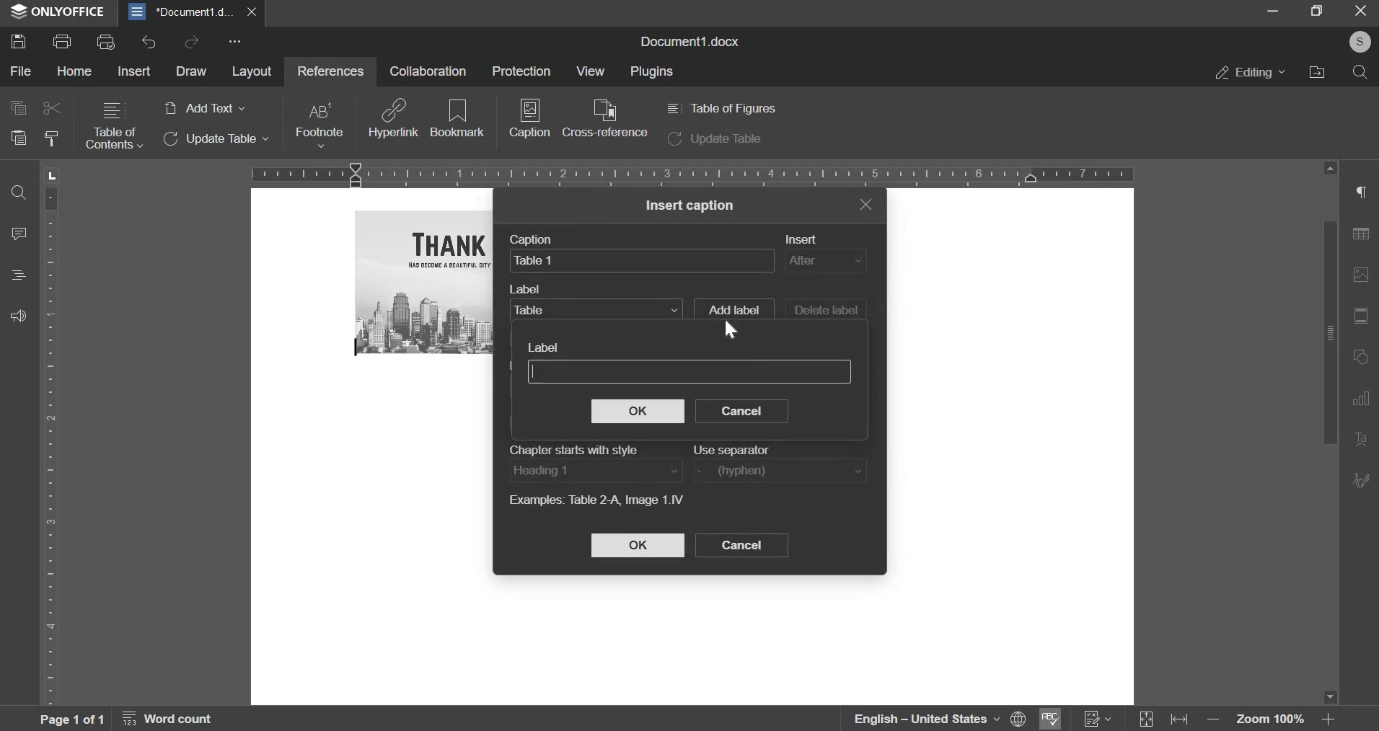 The width and height of the screenshot is (1379, 731). What do you see at coordinates (1363, 194) in the screenshot?
I see `right side menu` at bounding box center [1363, 194].